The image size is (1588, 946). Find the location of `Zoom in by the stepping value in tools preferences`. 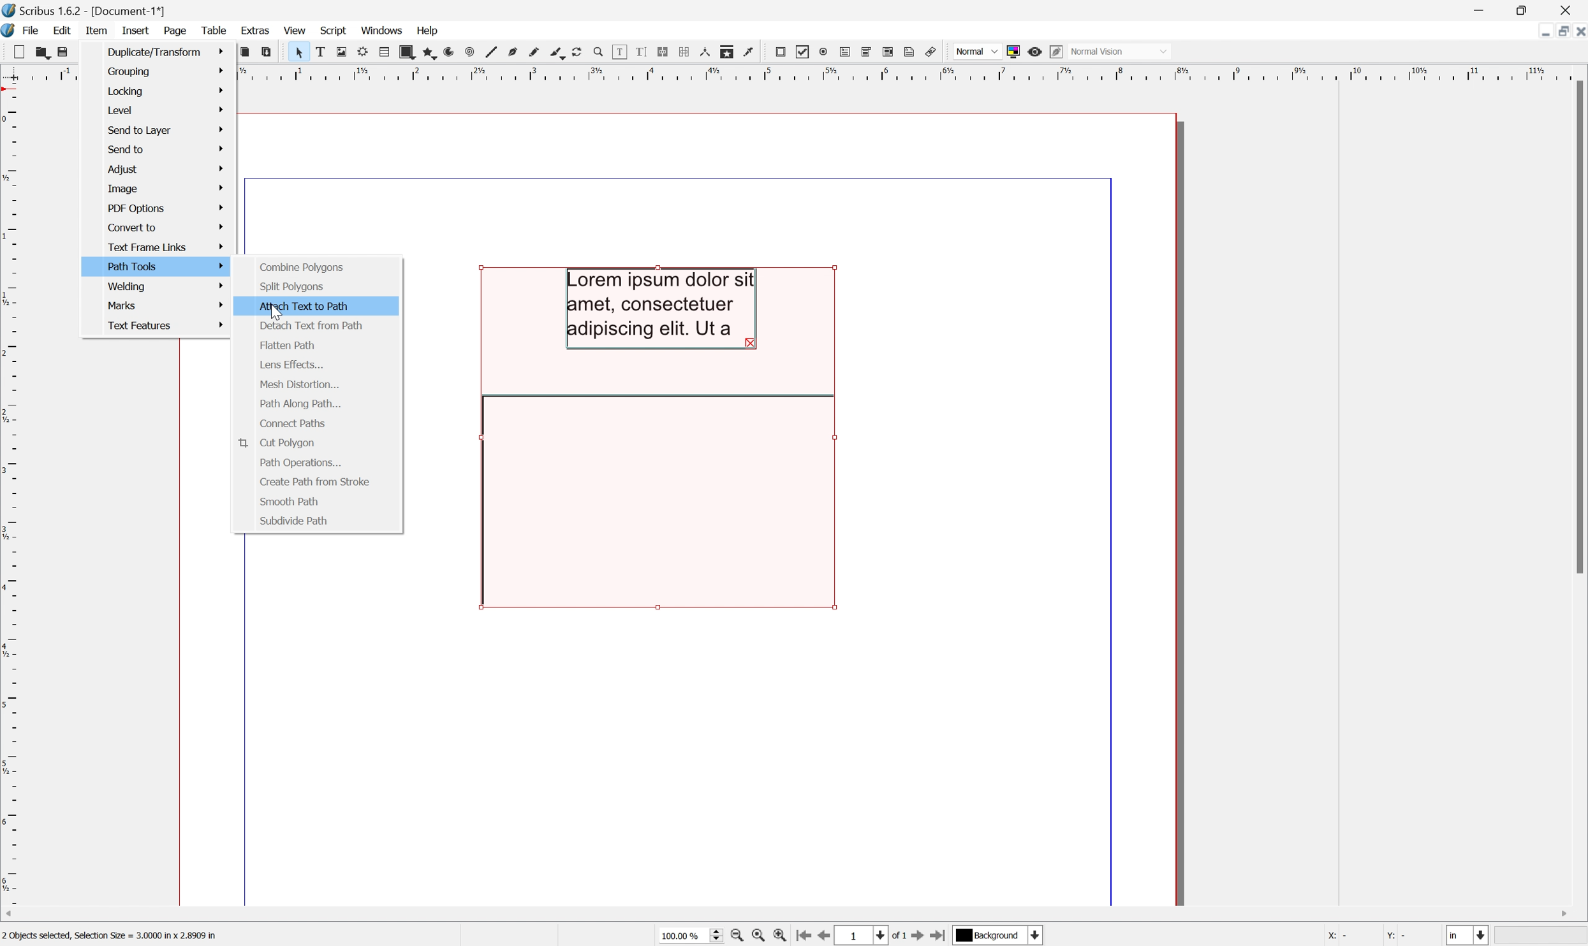

Zoom in by the stepping value in tools preferences is located at coordinates (786, 936).